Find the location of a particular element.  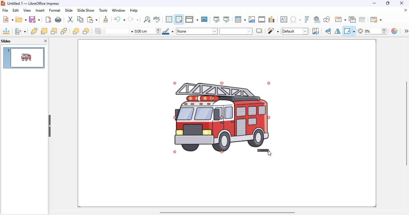

image mode is located at coordinates (295, 31).